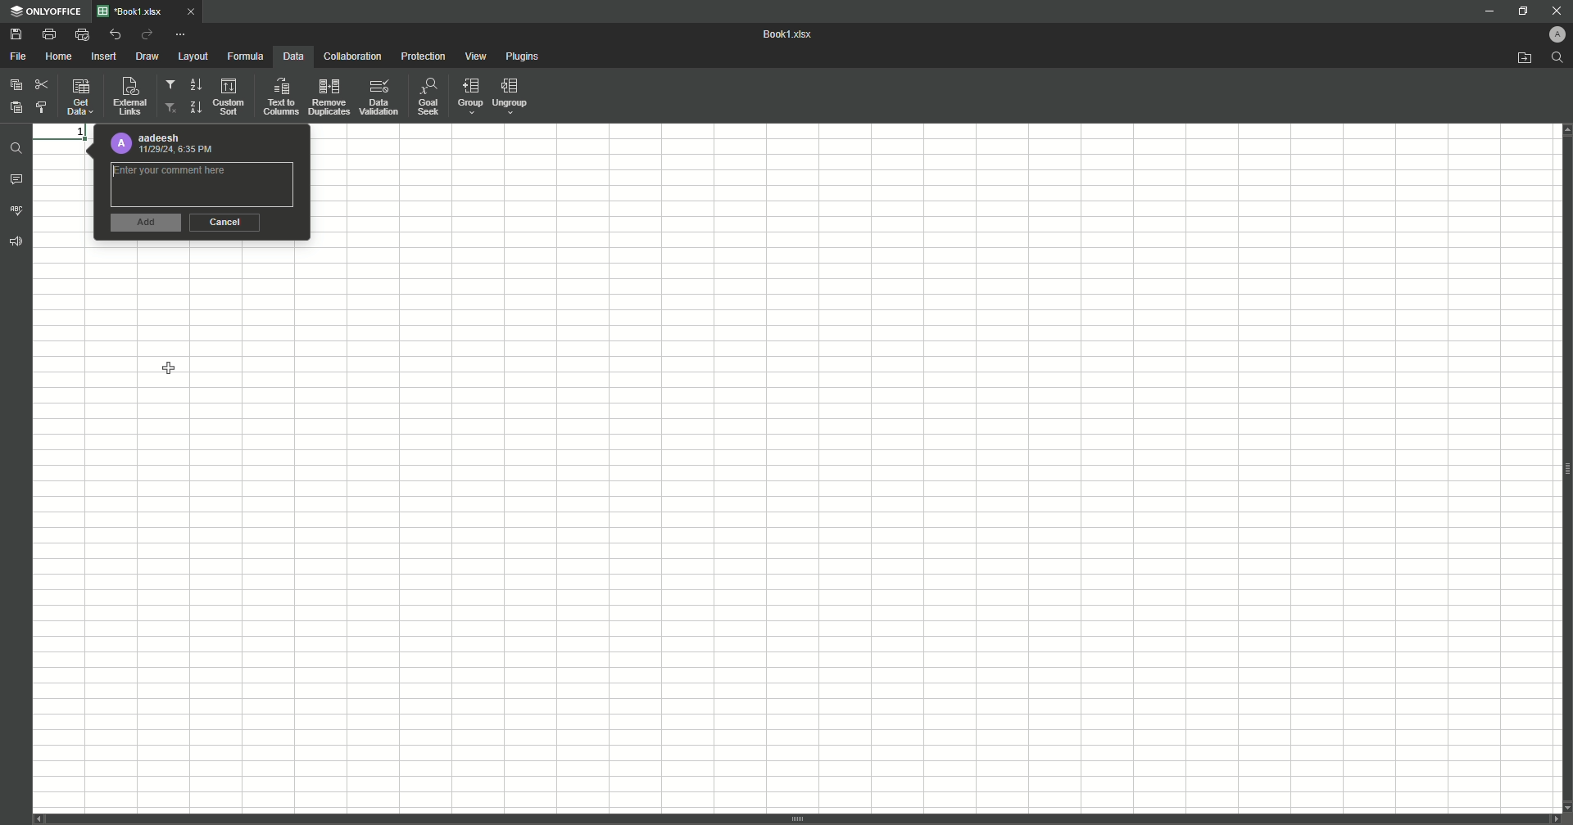 This screenshot has width=1573, height=825. I want to click on Get Data, so click(79, 99).